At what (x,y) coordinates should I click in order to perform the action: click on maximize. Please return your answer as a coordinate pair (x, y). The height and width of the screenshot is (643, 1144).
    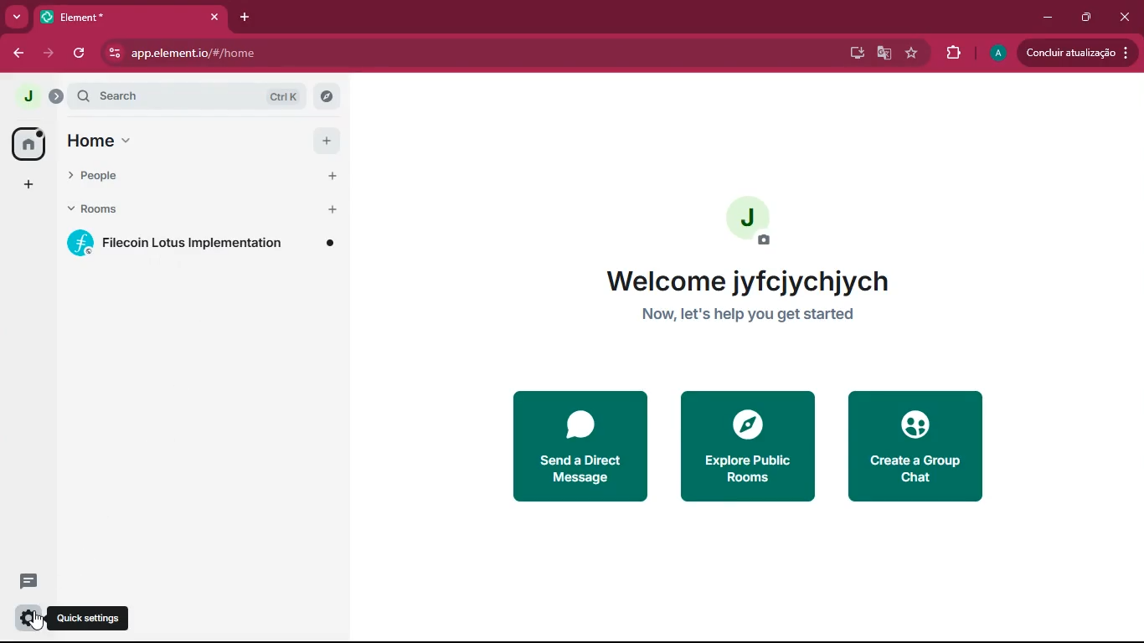
    Looking at the image, I should click on (1087, 17).